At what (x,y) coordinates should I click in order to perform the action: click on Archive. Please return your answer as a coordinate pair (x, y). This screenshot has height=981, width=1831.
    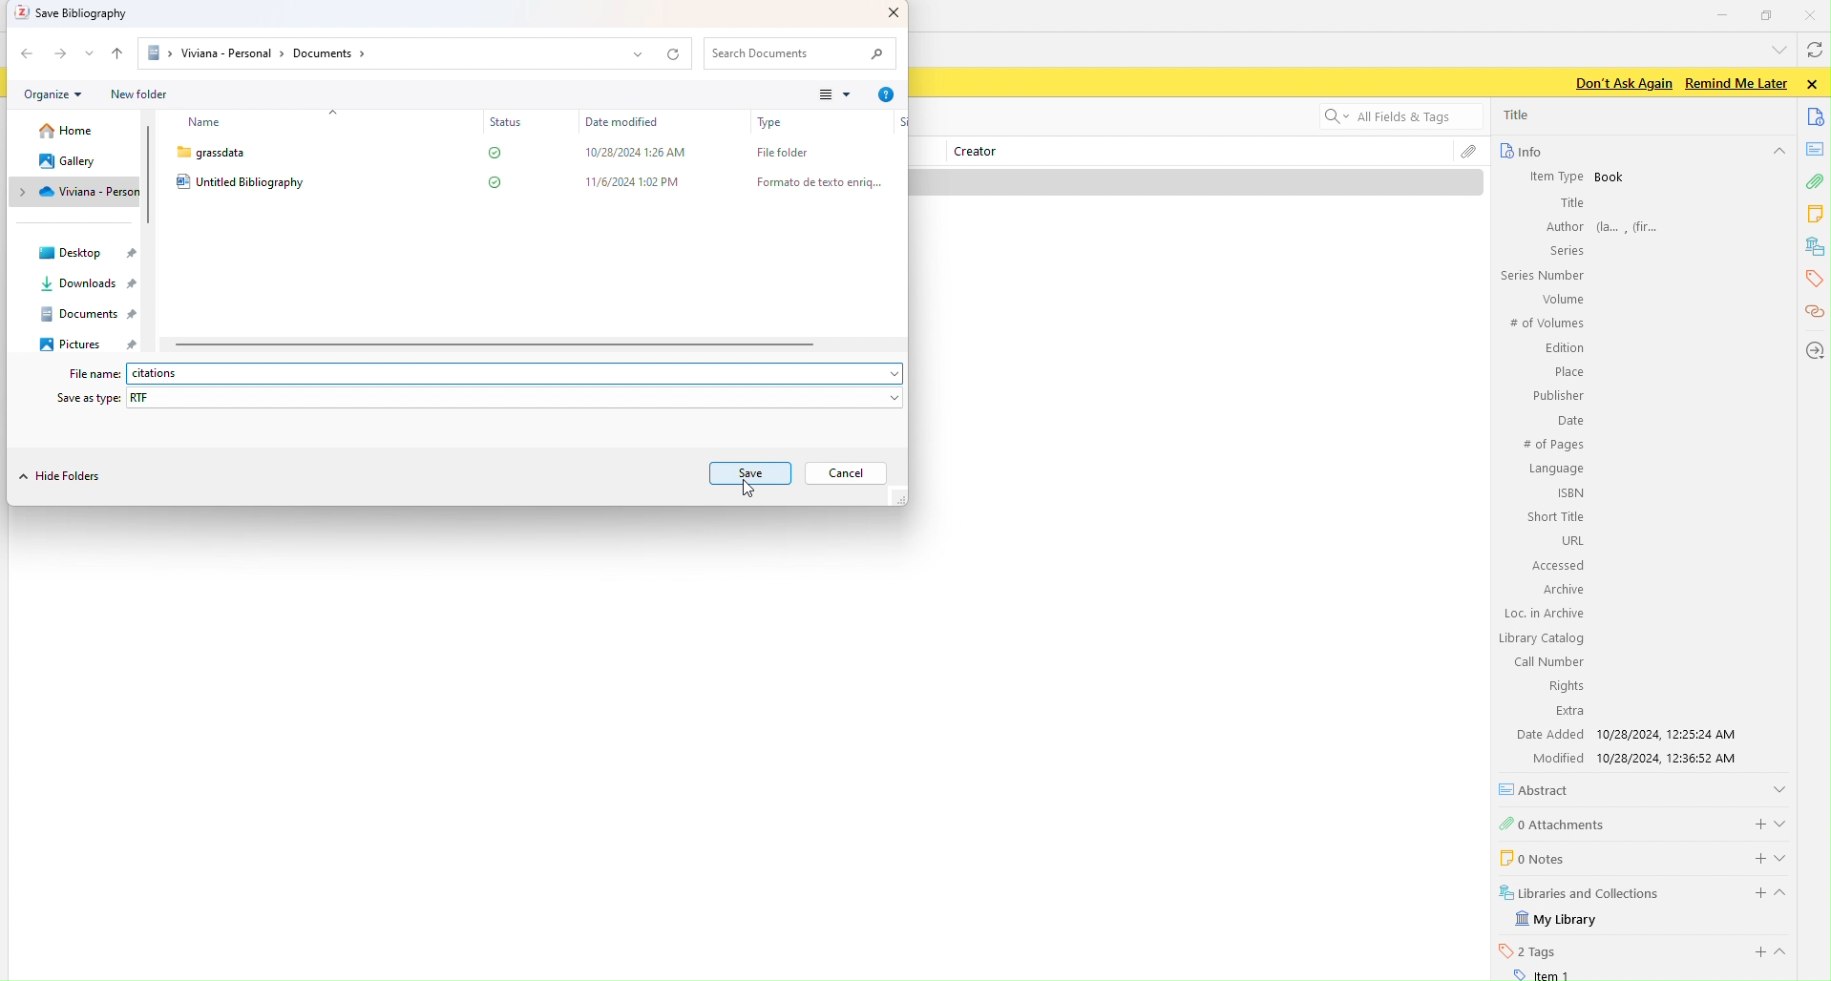
    Looking at the image, I should click on (1561, 589).